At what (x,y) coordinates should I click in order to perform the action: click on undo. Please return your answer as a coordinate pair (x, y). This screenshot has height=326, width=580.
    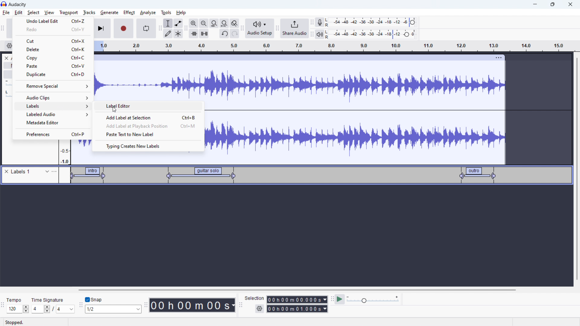
    Looking at the image, I should click on (224, 34).